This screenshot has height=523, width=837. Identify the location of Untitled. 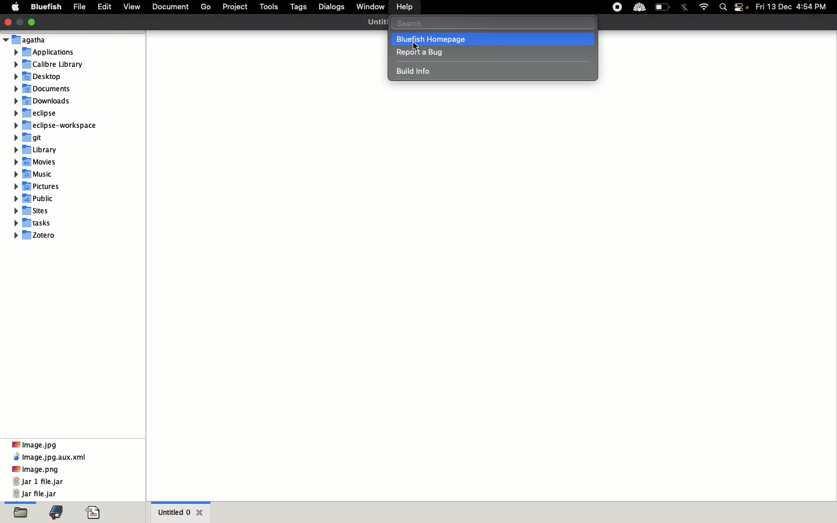
(172, 512).